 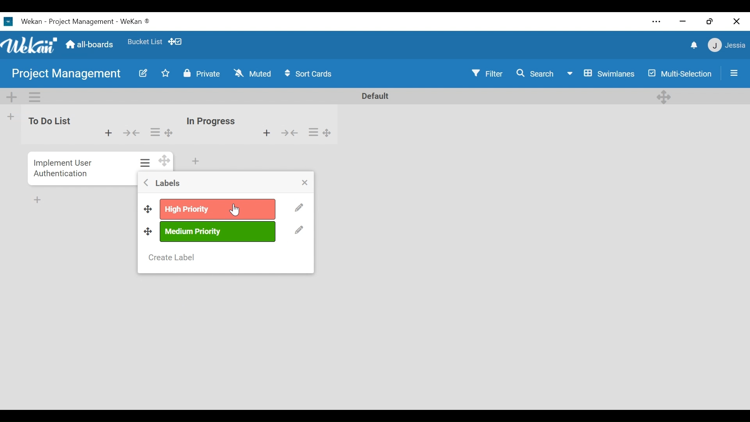 I want to click on mark as favorite, so click(x=166, y=74).